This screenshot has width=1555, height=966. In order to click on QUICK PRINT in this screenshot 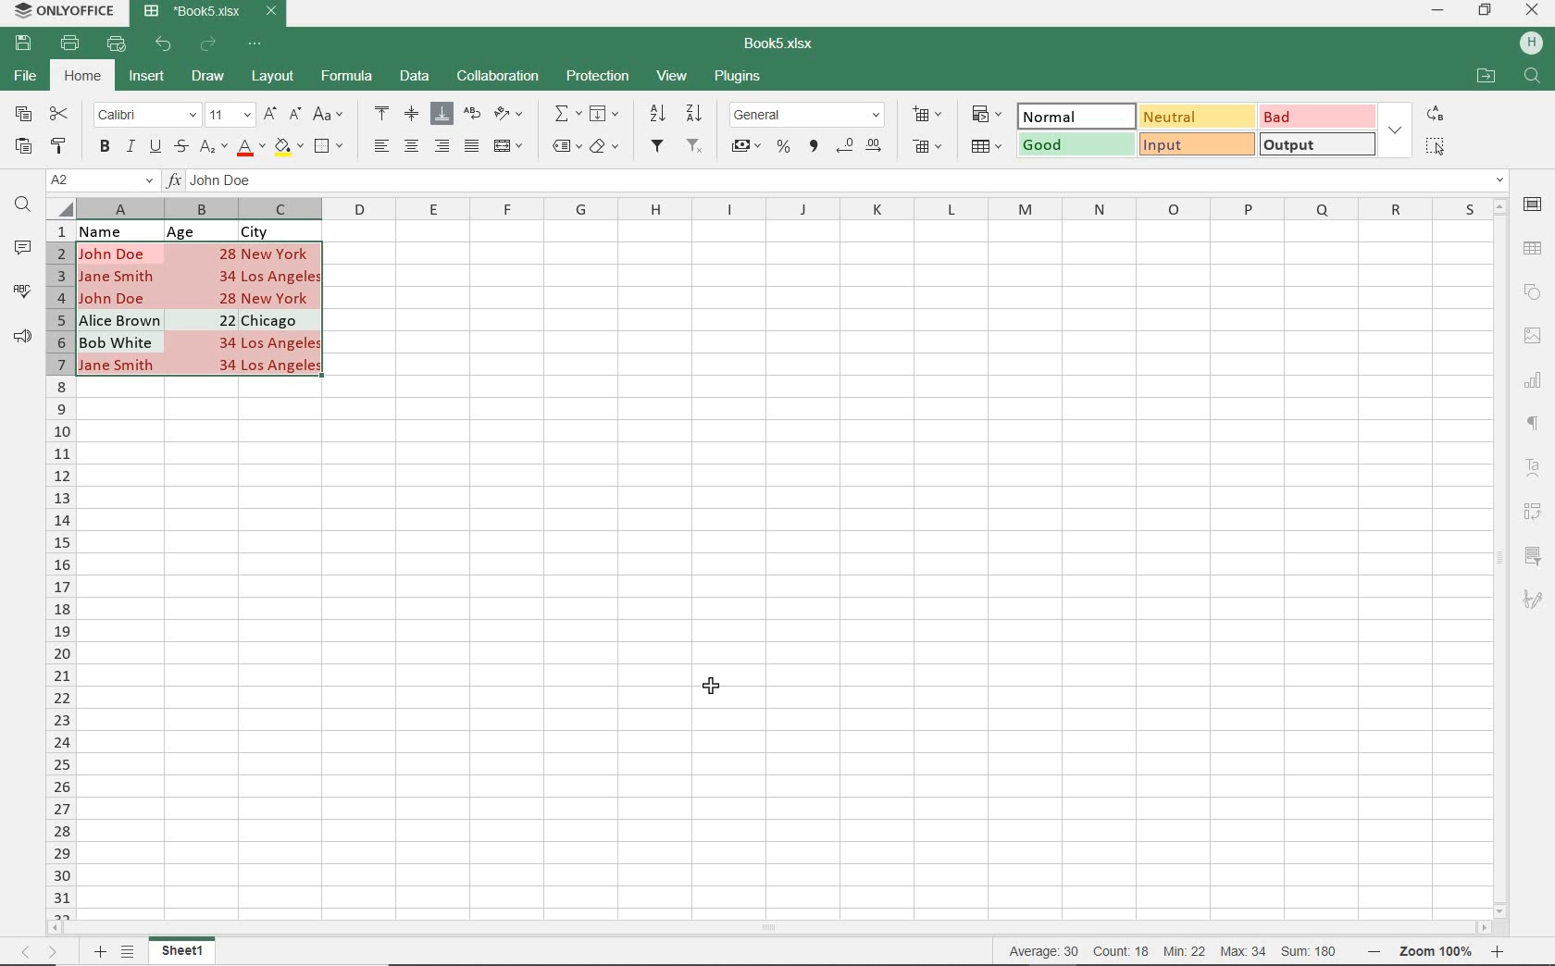, I will do `click(117, 44)`.